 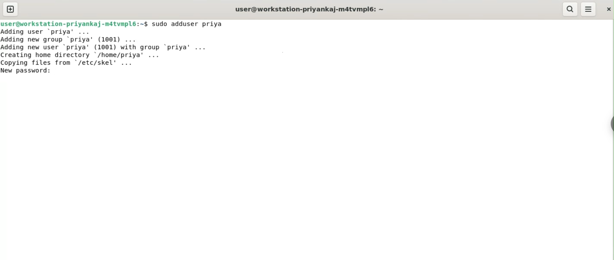 What do you see at coordinates (125, 47) in the screenshot?
I see `Adding user ‘priya’ ...

Adding new group ‘priya’ (1001) ...

Adding new user ‘priya' (1001) with group ‘priya’ ...
Creating home directory /home/priya’ ...

Copving files from "/etc/skel' ...` at bounding box center [125, 47].